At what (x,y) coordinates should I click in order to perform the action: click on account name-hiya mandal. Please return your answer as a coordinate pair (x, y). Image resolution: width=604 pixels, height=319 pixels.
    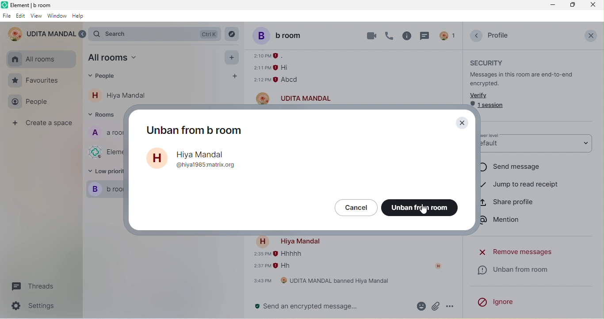
    Looking at the image, I should click on (188, 153).